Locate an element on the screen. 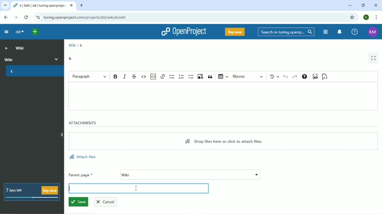  Block quote is located at coordinates (211, 76).